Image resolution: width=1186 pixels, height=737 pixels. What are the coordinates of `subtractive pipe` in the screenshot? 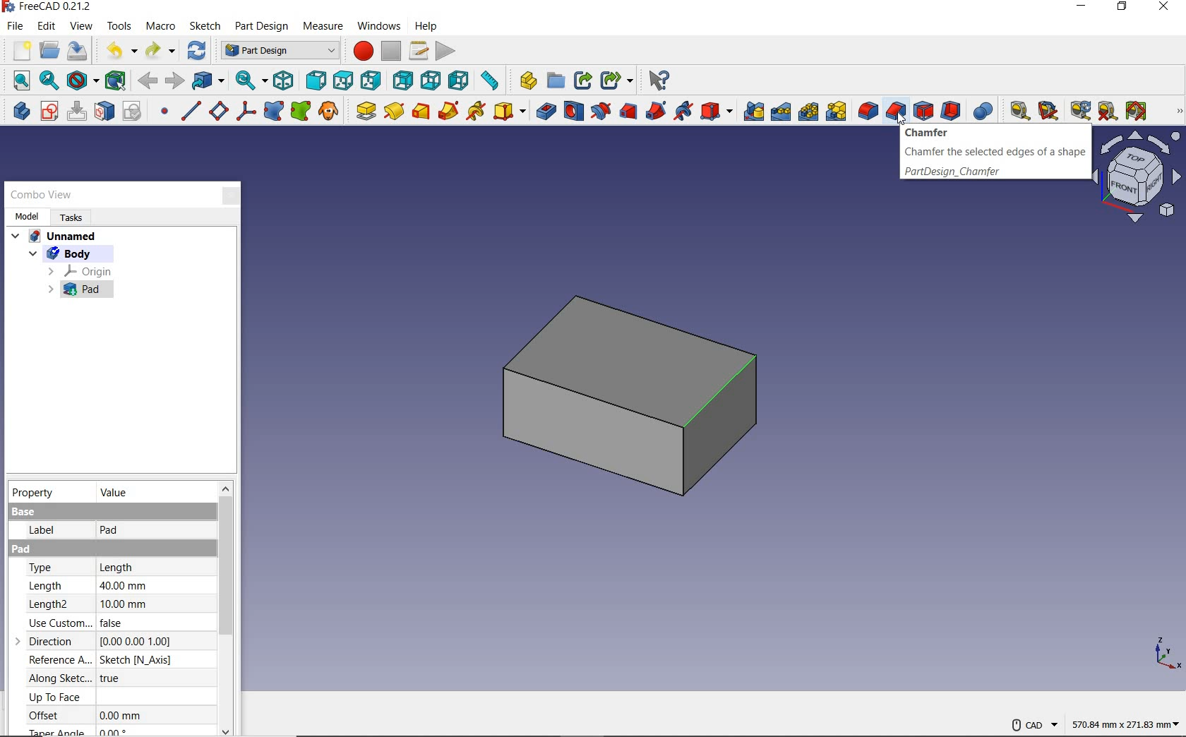 It's located at (657, 111).